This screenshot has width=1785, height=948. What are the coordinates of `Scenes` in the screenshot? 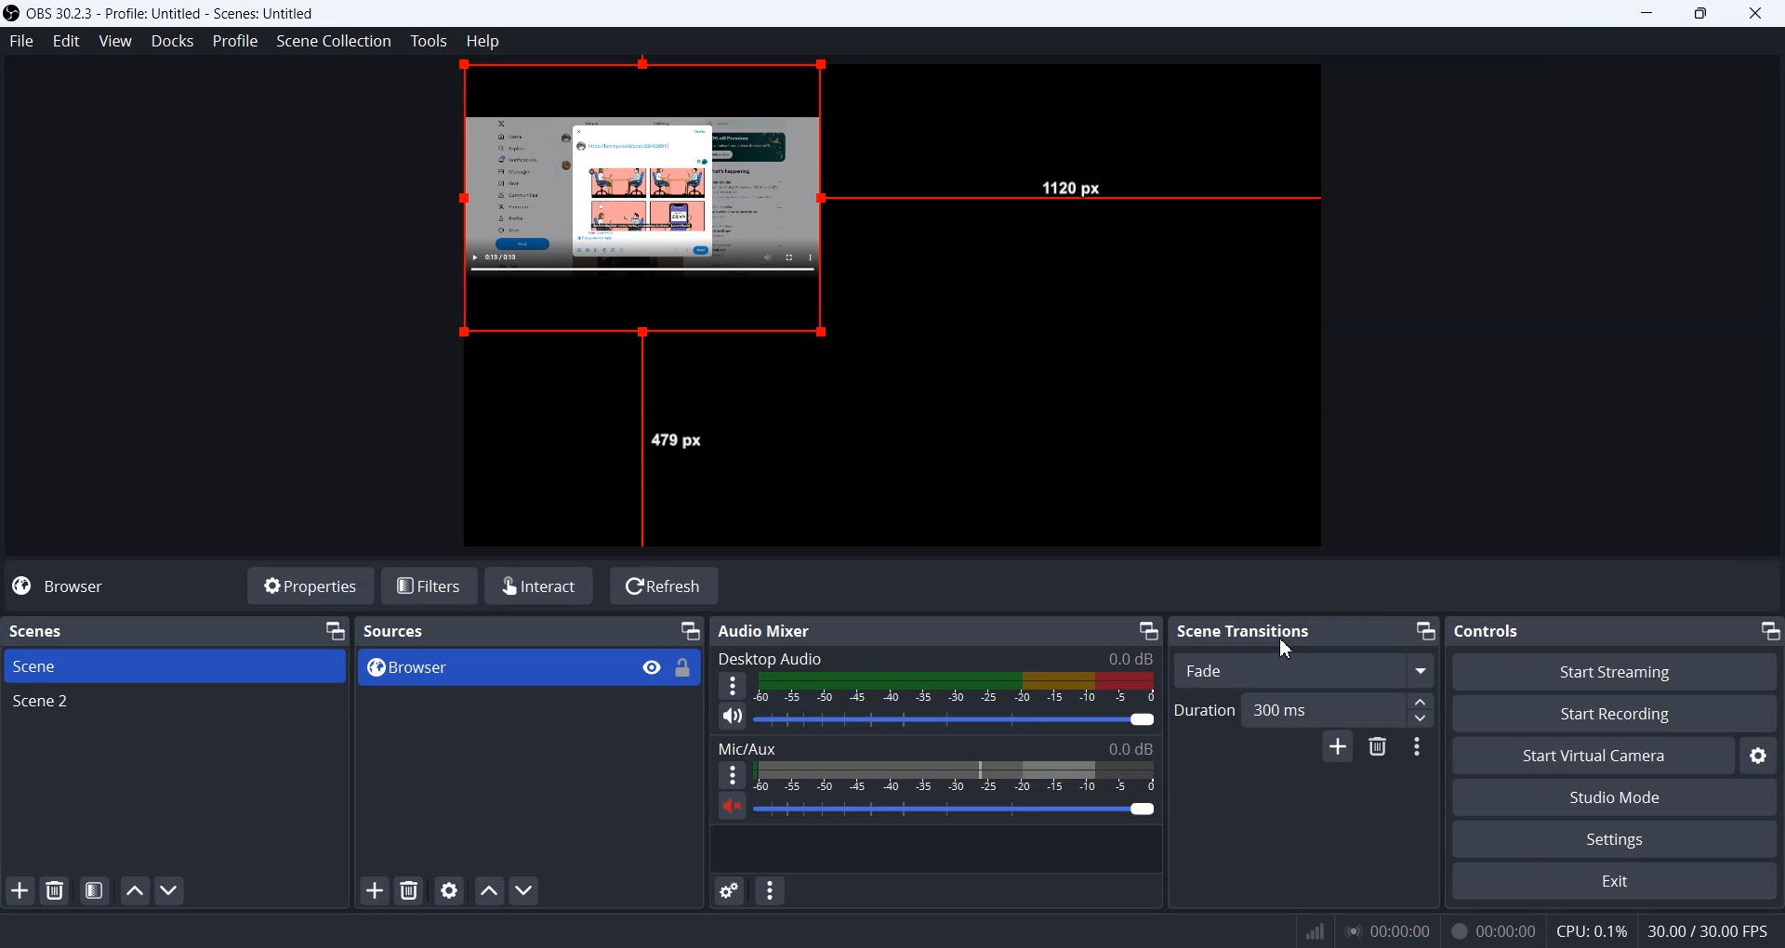 It's located at (76, 629).